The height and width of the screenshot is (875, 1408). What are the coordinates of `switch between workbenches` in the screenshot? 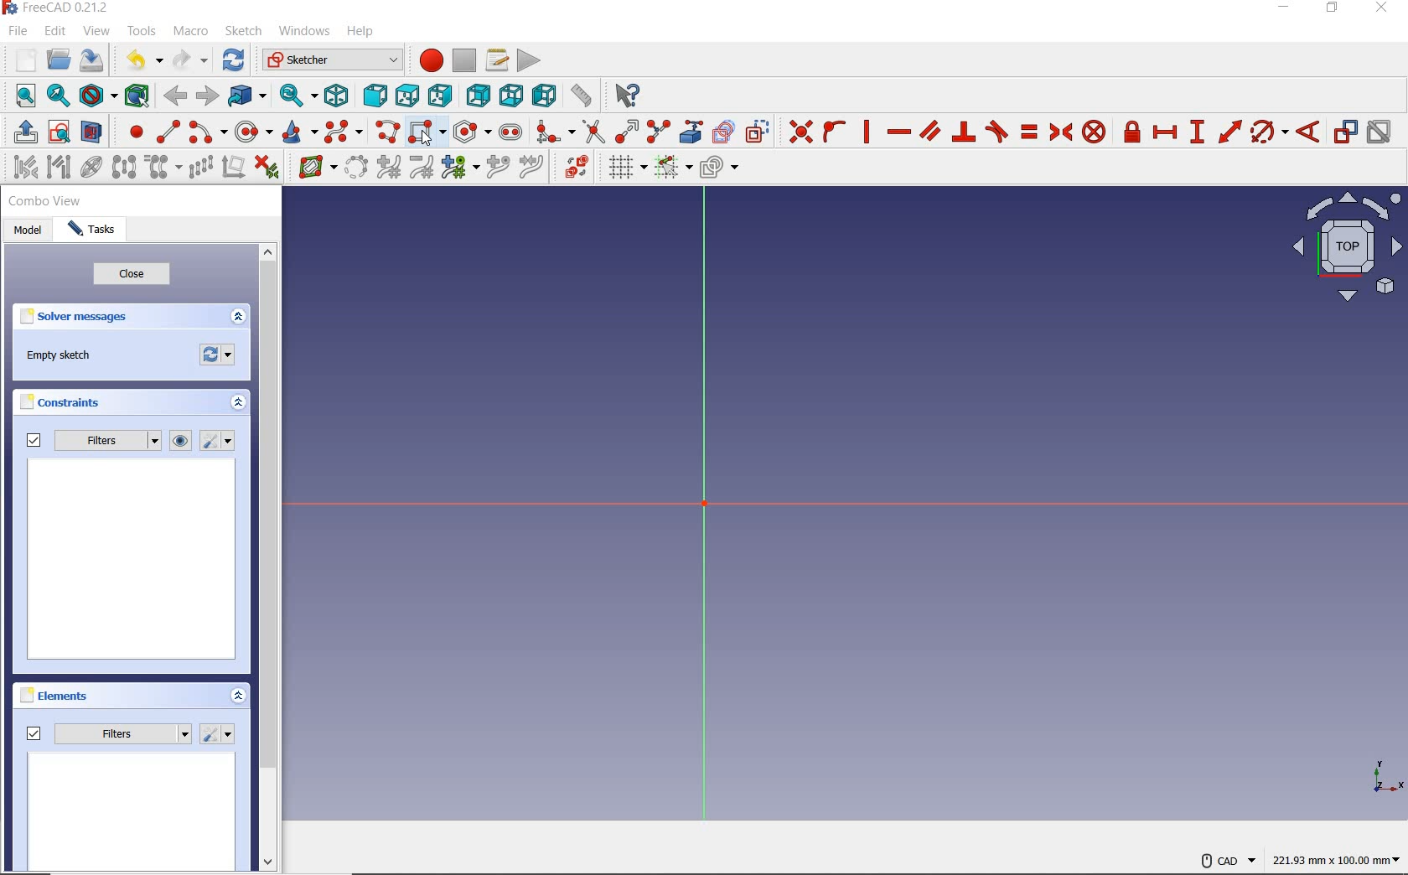 It's located at (329, 60).